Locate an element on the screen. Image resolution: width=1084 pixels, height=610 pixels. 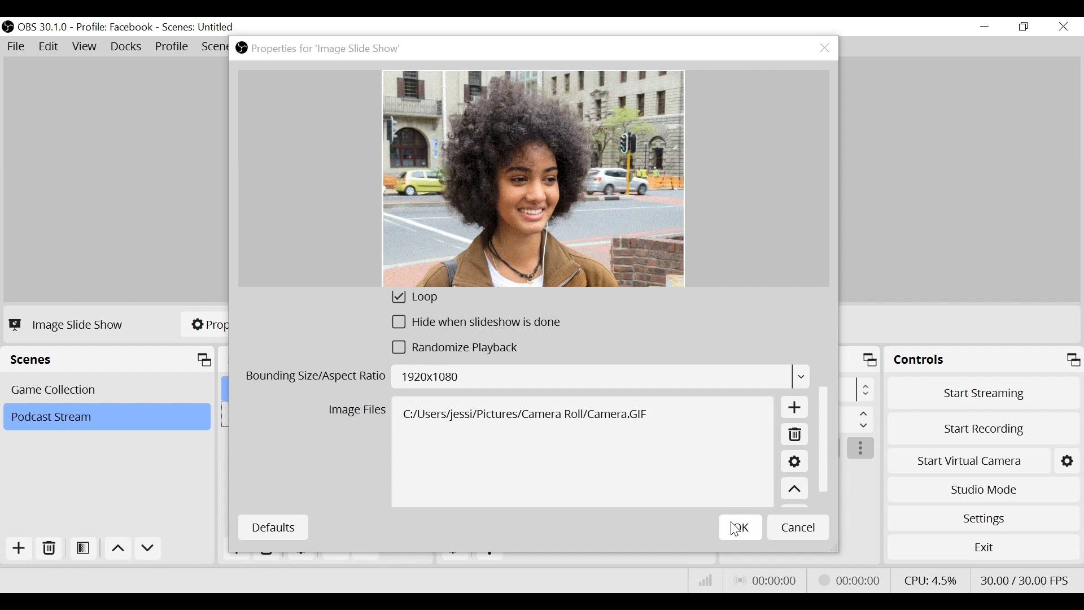
Frame Per Second is located at coordinates (1024, 578).